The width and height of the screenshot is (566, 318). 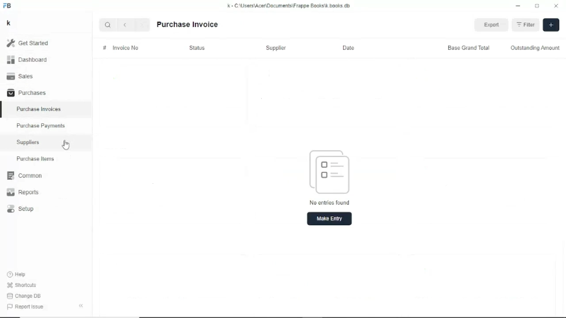 I want to click on Common, so click(x=24, y=176).